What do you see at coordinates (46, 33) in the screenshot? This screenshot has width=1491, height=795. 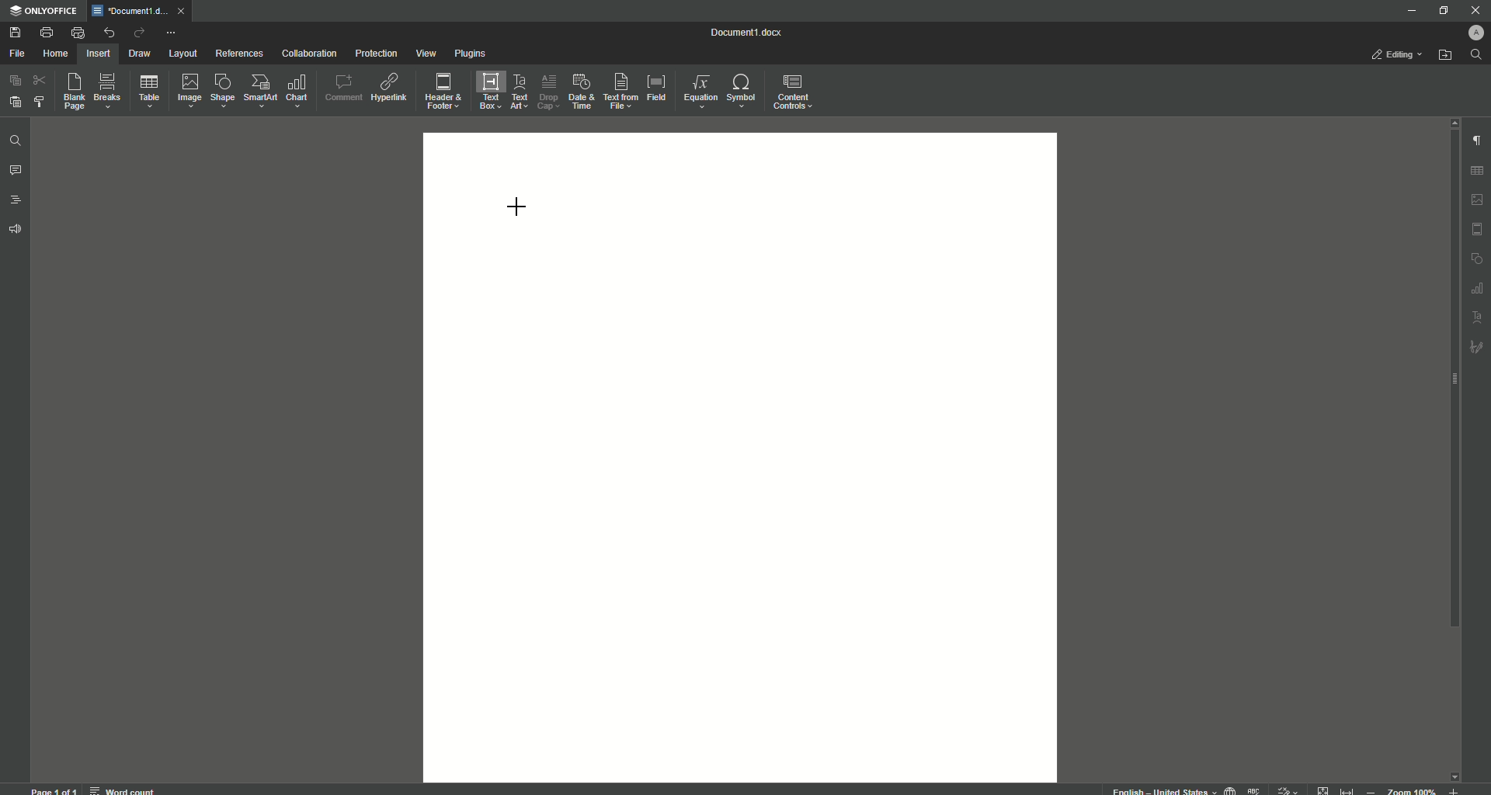 I see `Print` at bounding box center [46, 33].